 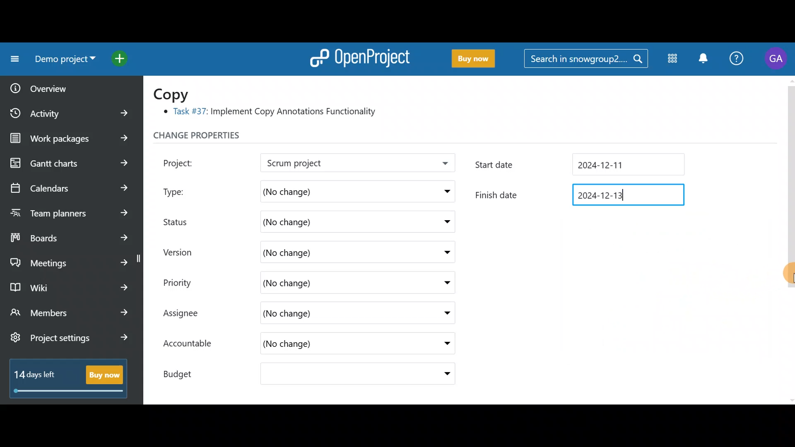 I want to click on 2024-12-13, so click(x=628, y=195).